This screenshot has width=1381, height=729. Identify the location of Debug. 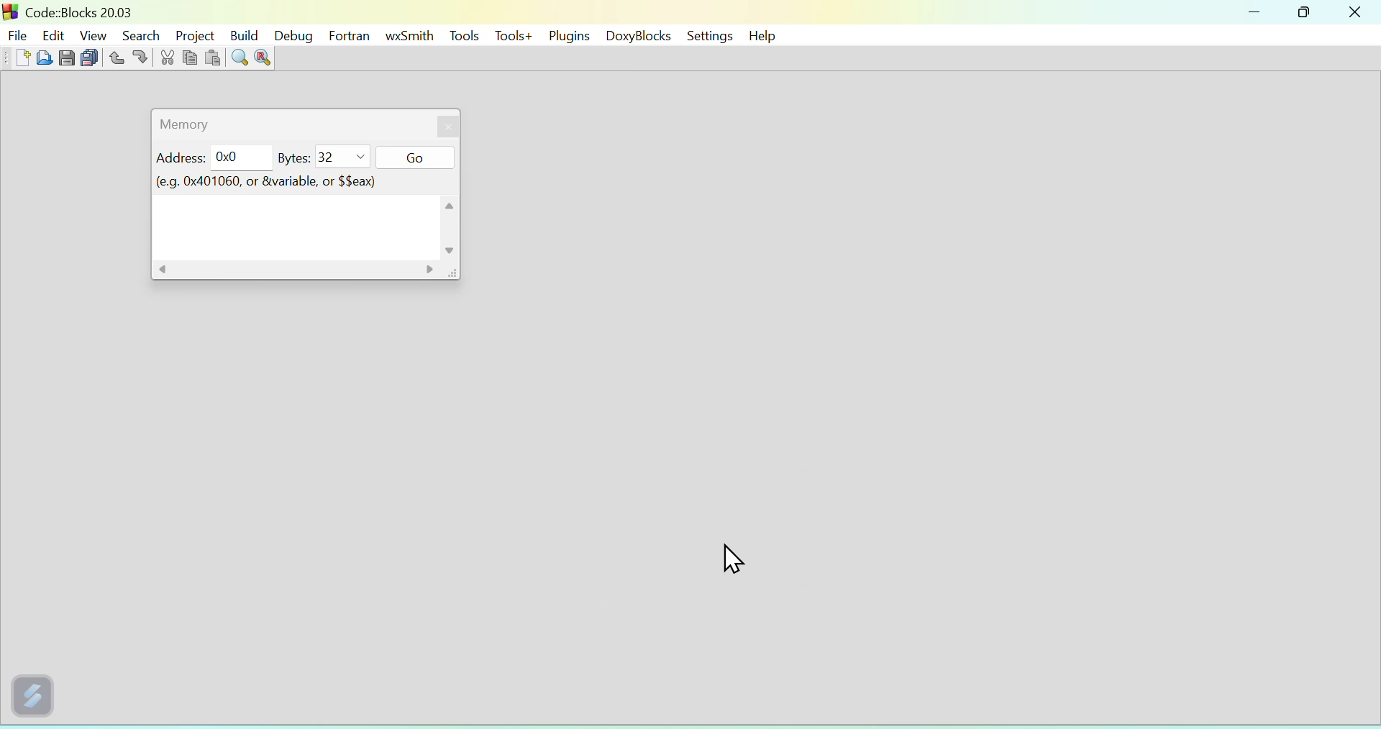
(293, 35).